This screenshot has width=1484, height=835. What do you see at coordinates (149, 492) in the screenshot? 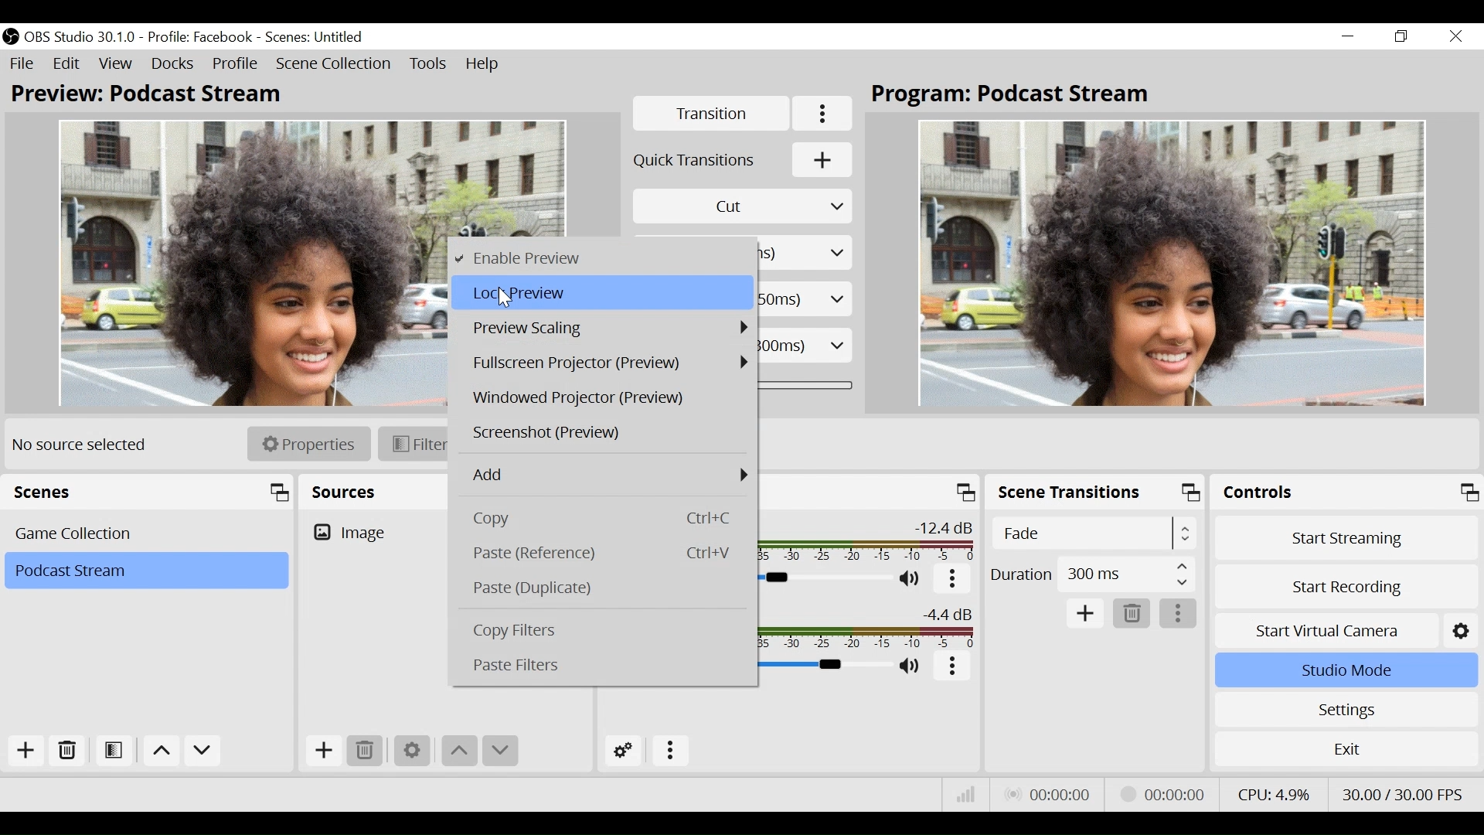
I see `Scenes` at bounding box center [149, 492].